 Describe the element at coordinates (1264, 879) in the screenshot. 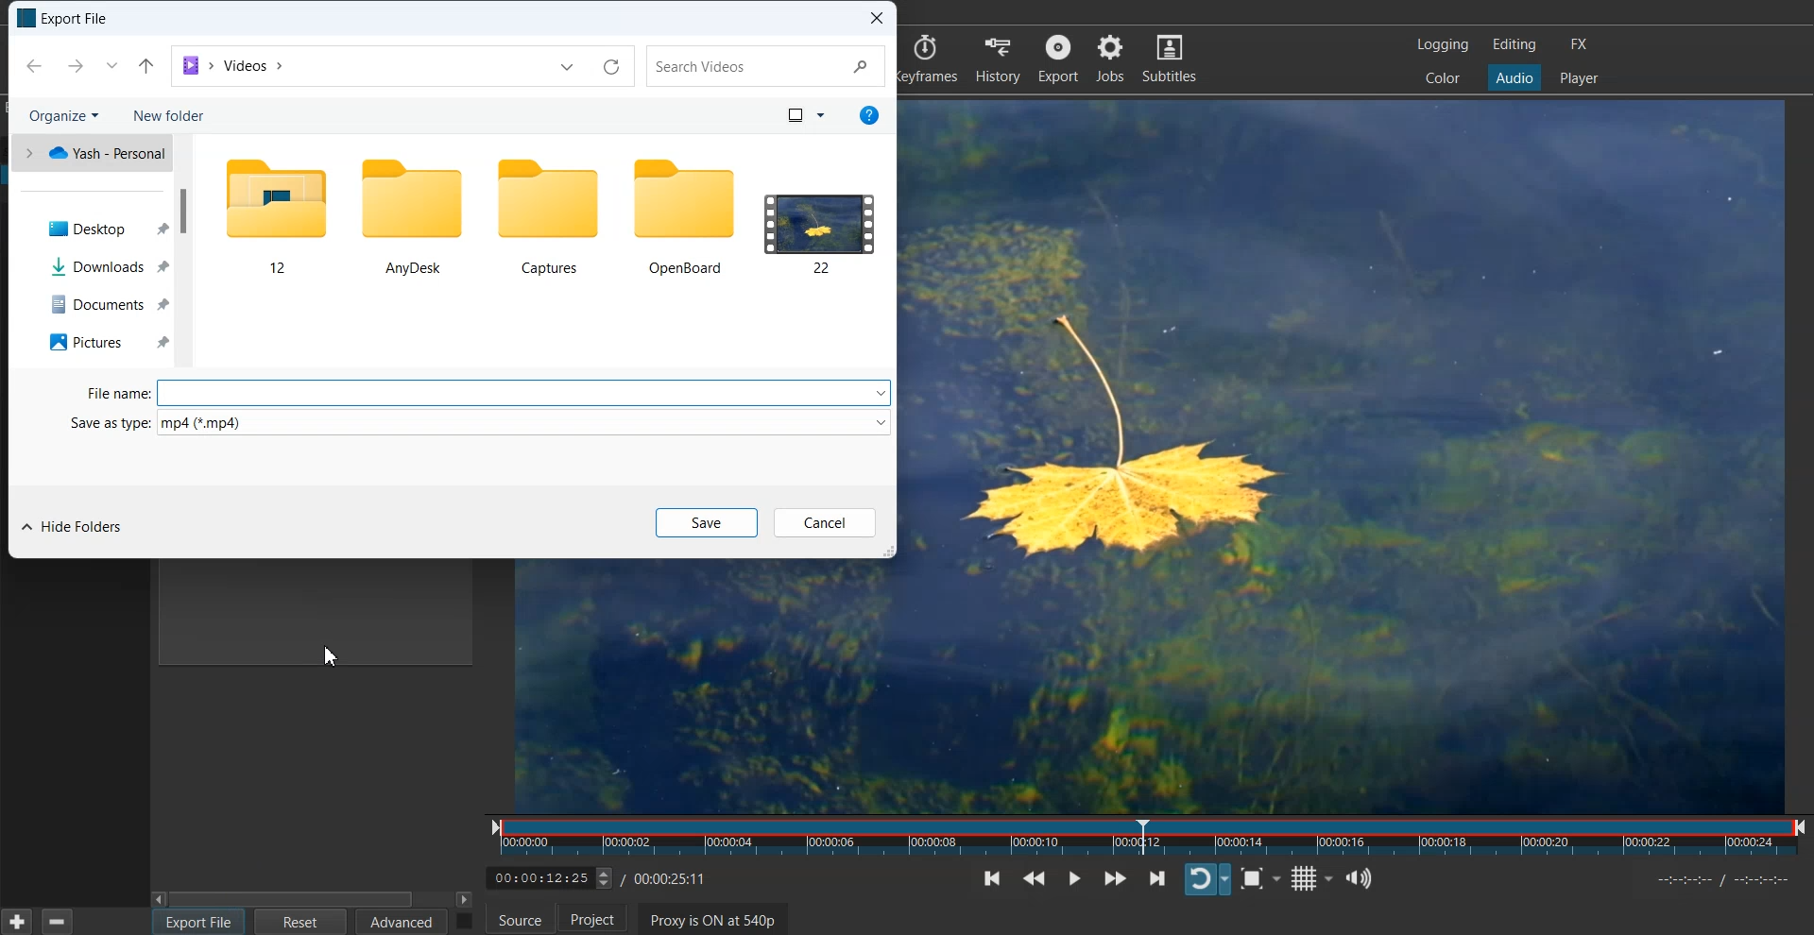

I see `Toggle Zoom` at that location.